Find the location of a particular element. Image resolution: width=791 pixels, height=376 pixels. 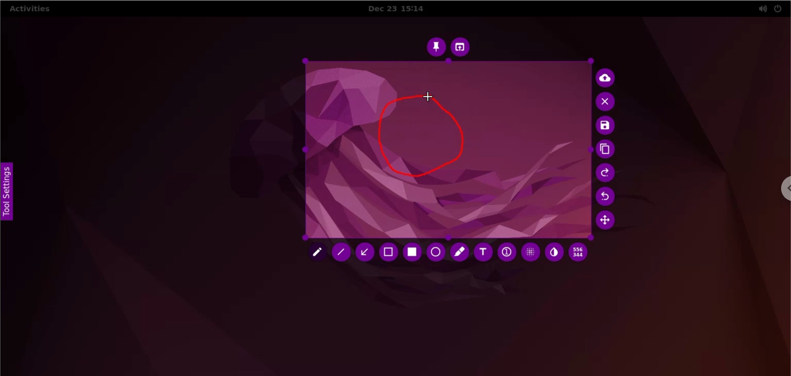

pin is located at coordinates (435, 47).